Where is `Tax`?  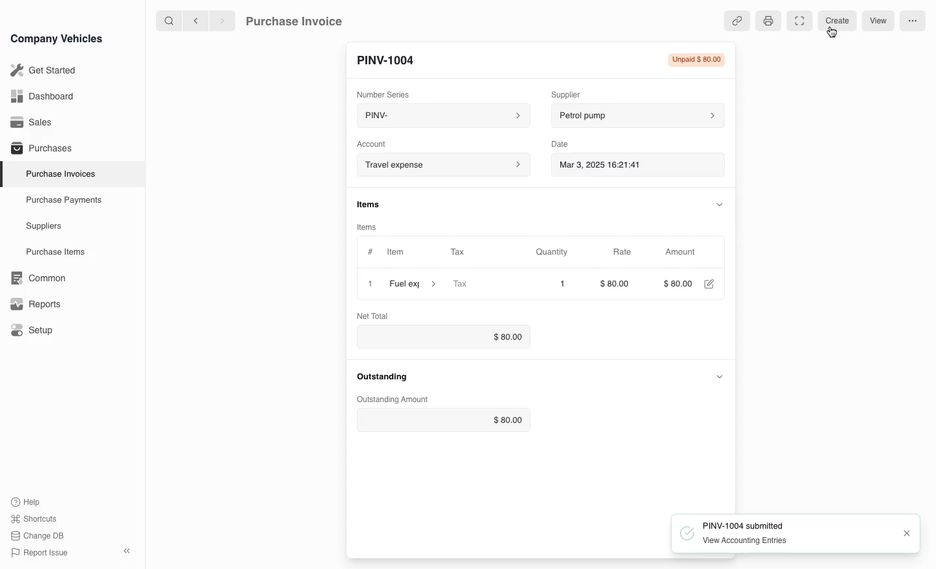
Tax is located at coordinates (463, 253).